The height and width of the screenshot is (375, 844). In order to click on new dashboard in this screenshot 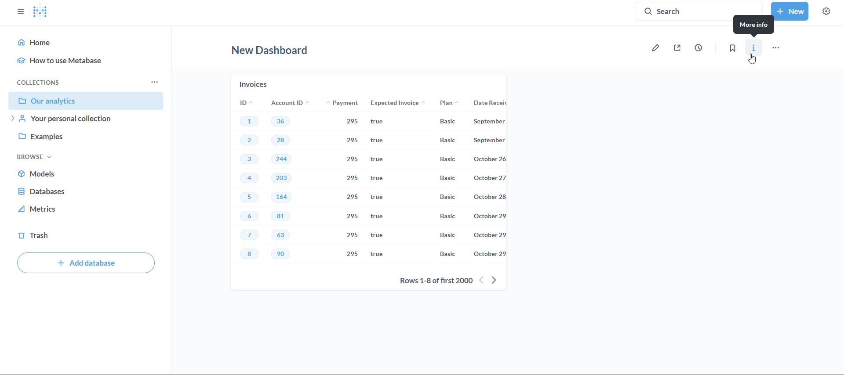, I will do `click(272, 53)`.